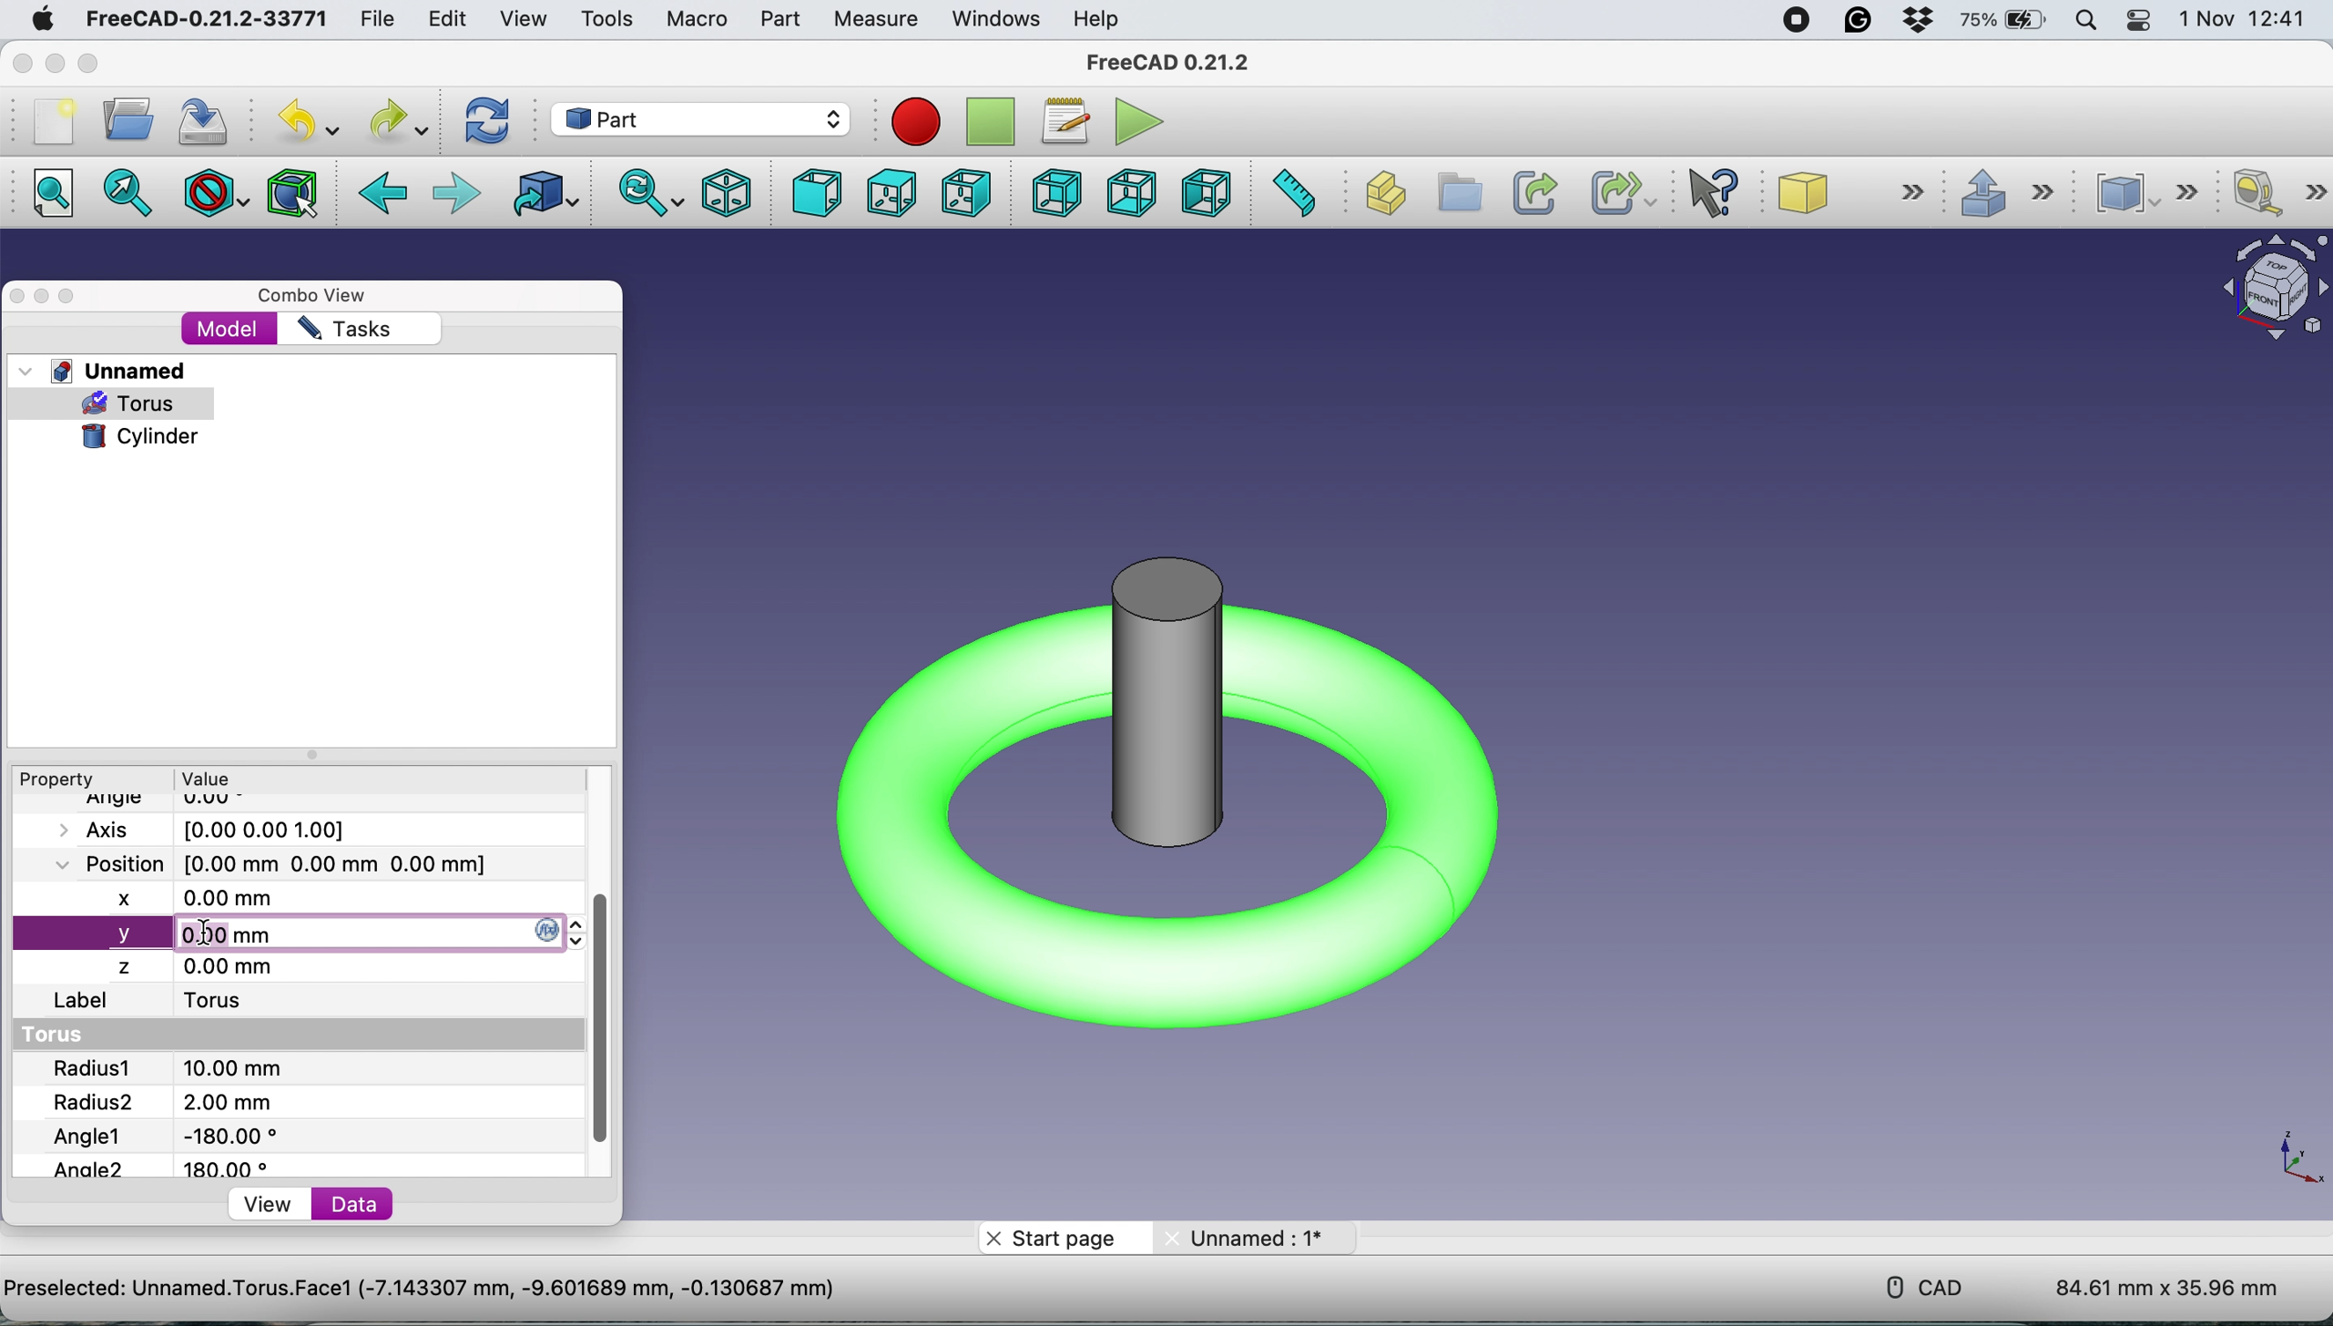 The image size is (2333, 1326). I want to click on foward, so click(460, 190).